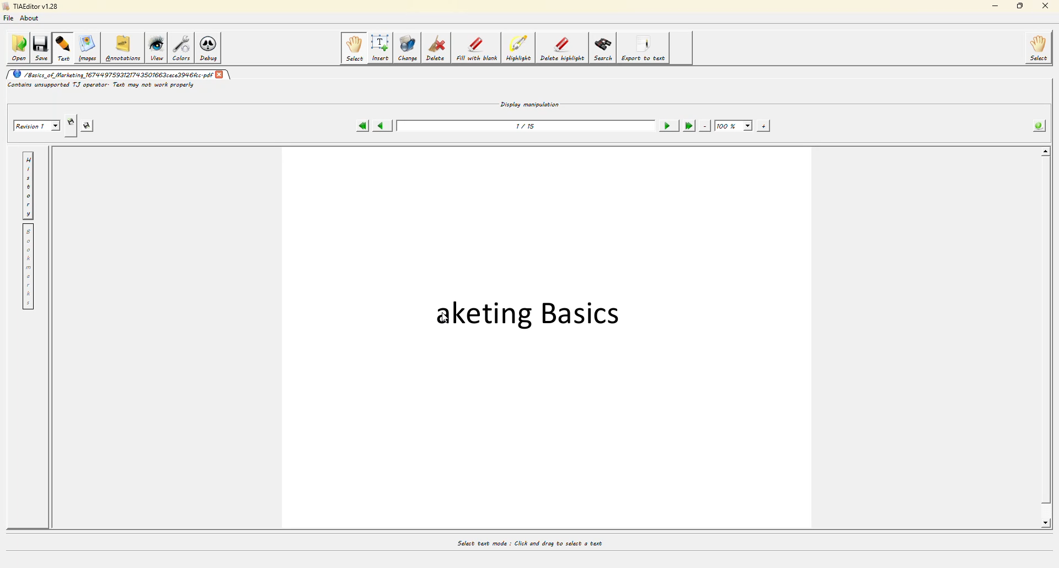  Describe the element at coordinates (71, 121) in the screenshot. I see `creates new revision` at that location.